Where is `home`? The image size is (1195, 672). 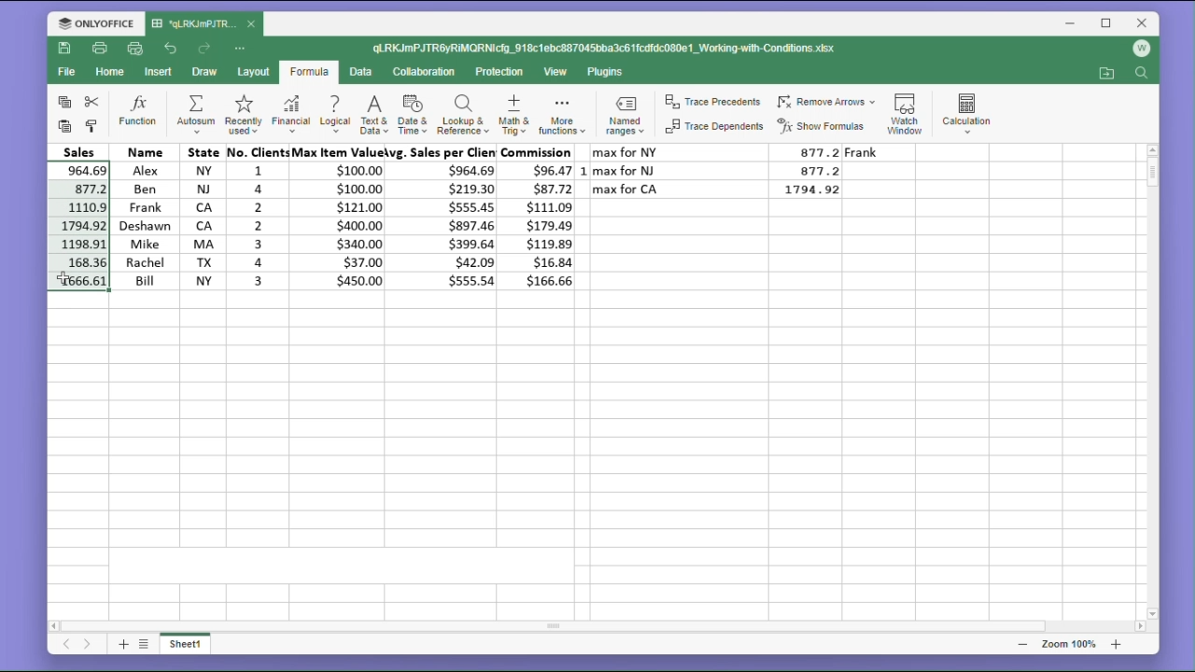 home is located at coordinates (112, 77).